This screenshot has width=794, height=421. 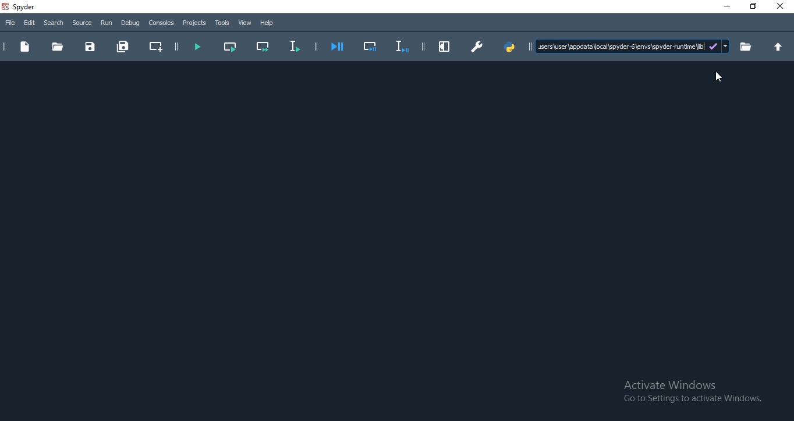 I want to click on View, so click(x=246, y=23).